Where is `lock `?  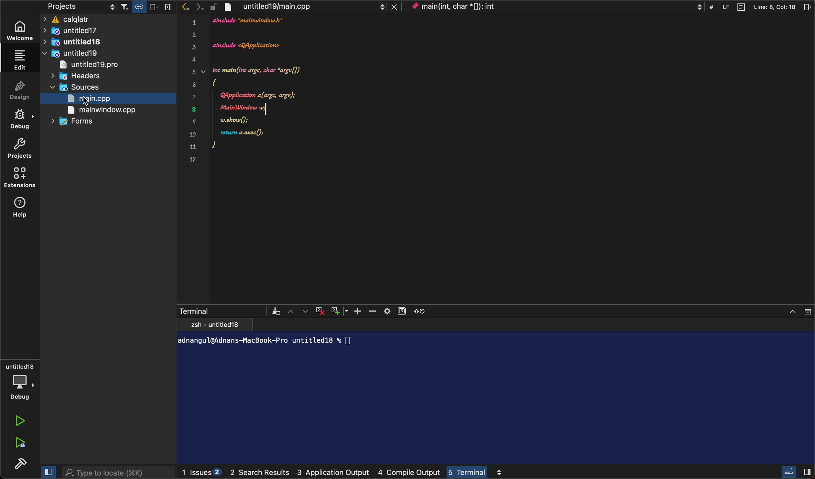 lock  is located at coordinates (214, 6).